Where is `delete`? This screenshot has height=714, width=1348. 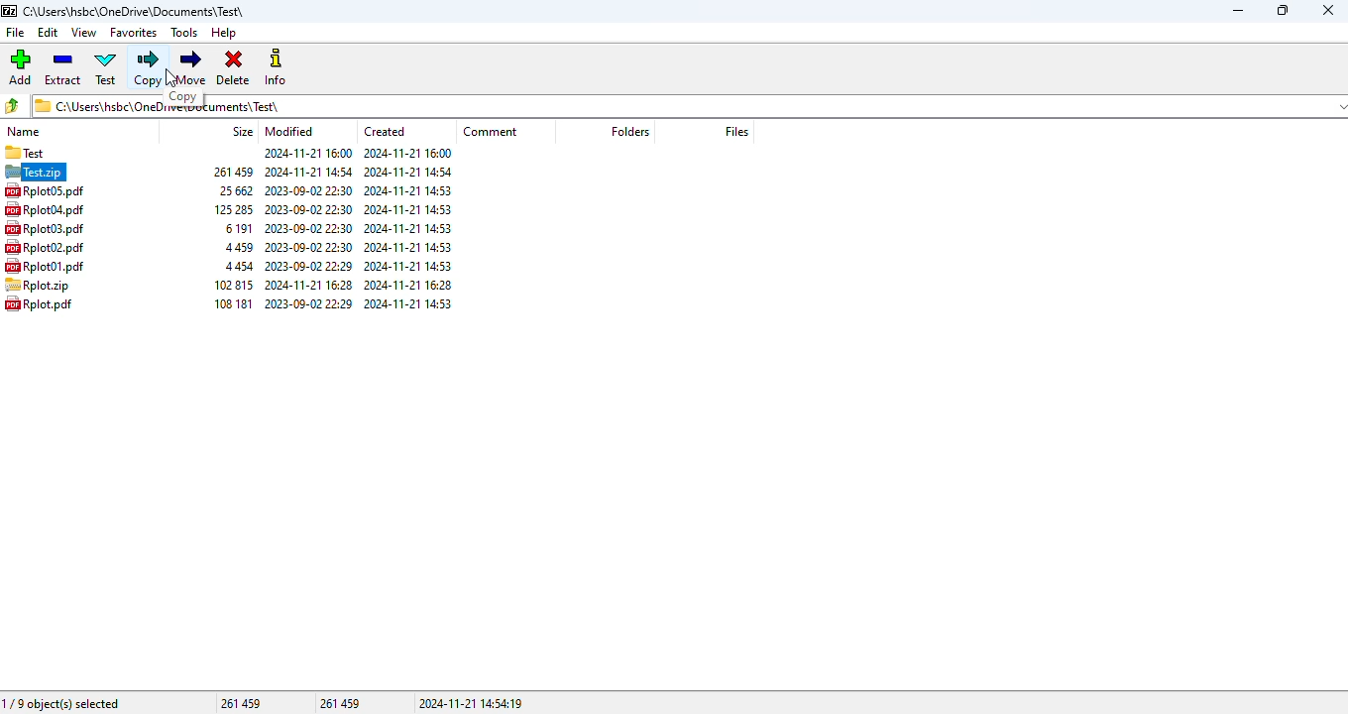
delete is located at coordinates (234, 68).